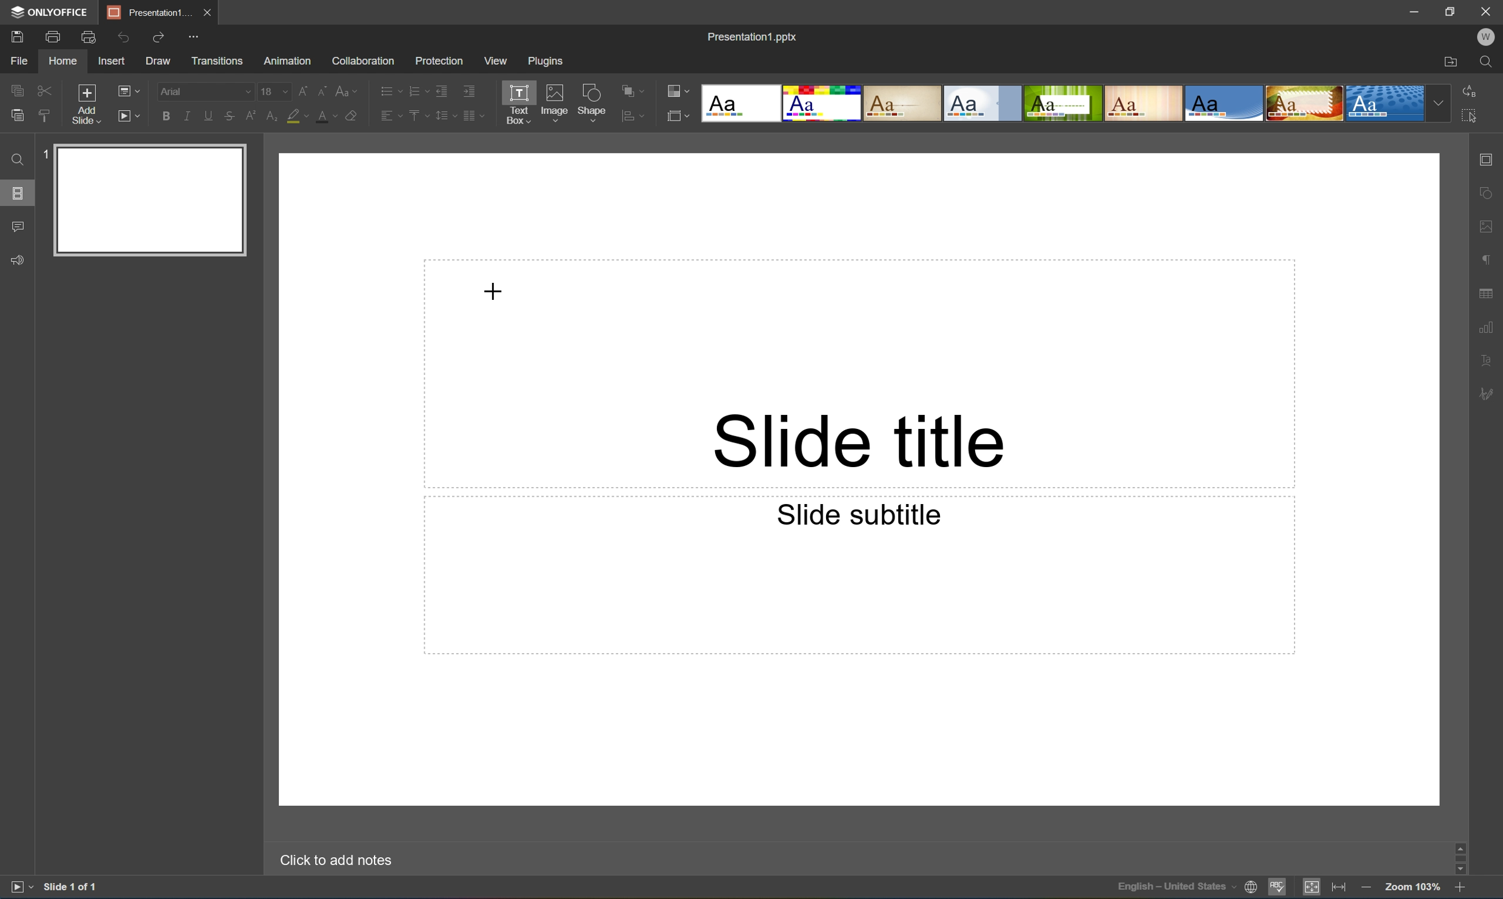 The height and width of the screenshot is (899, 1503). Describe the element at coordinates (1487, 359) in the screenshot. I see `Text Art settings` at that location.